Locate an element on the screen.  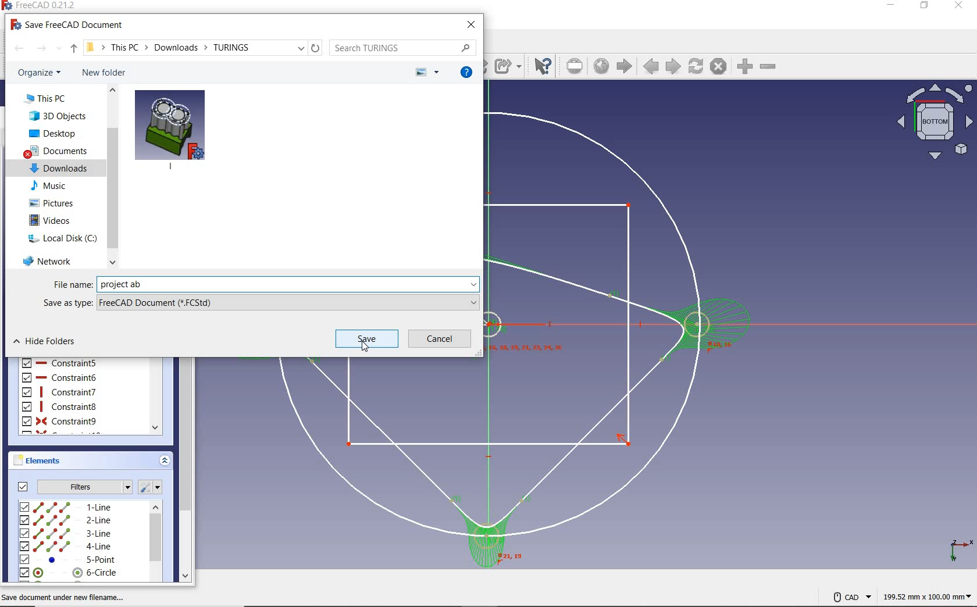
elements is located at coordinates (54, 460).